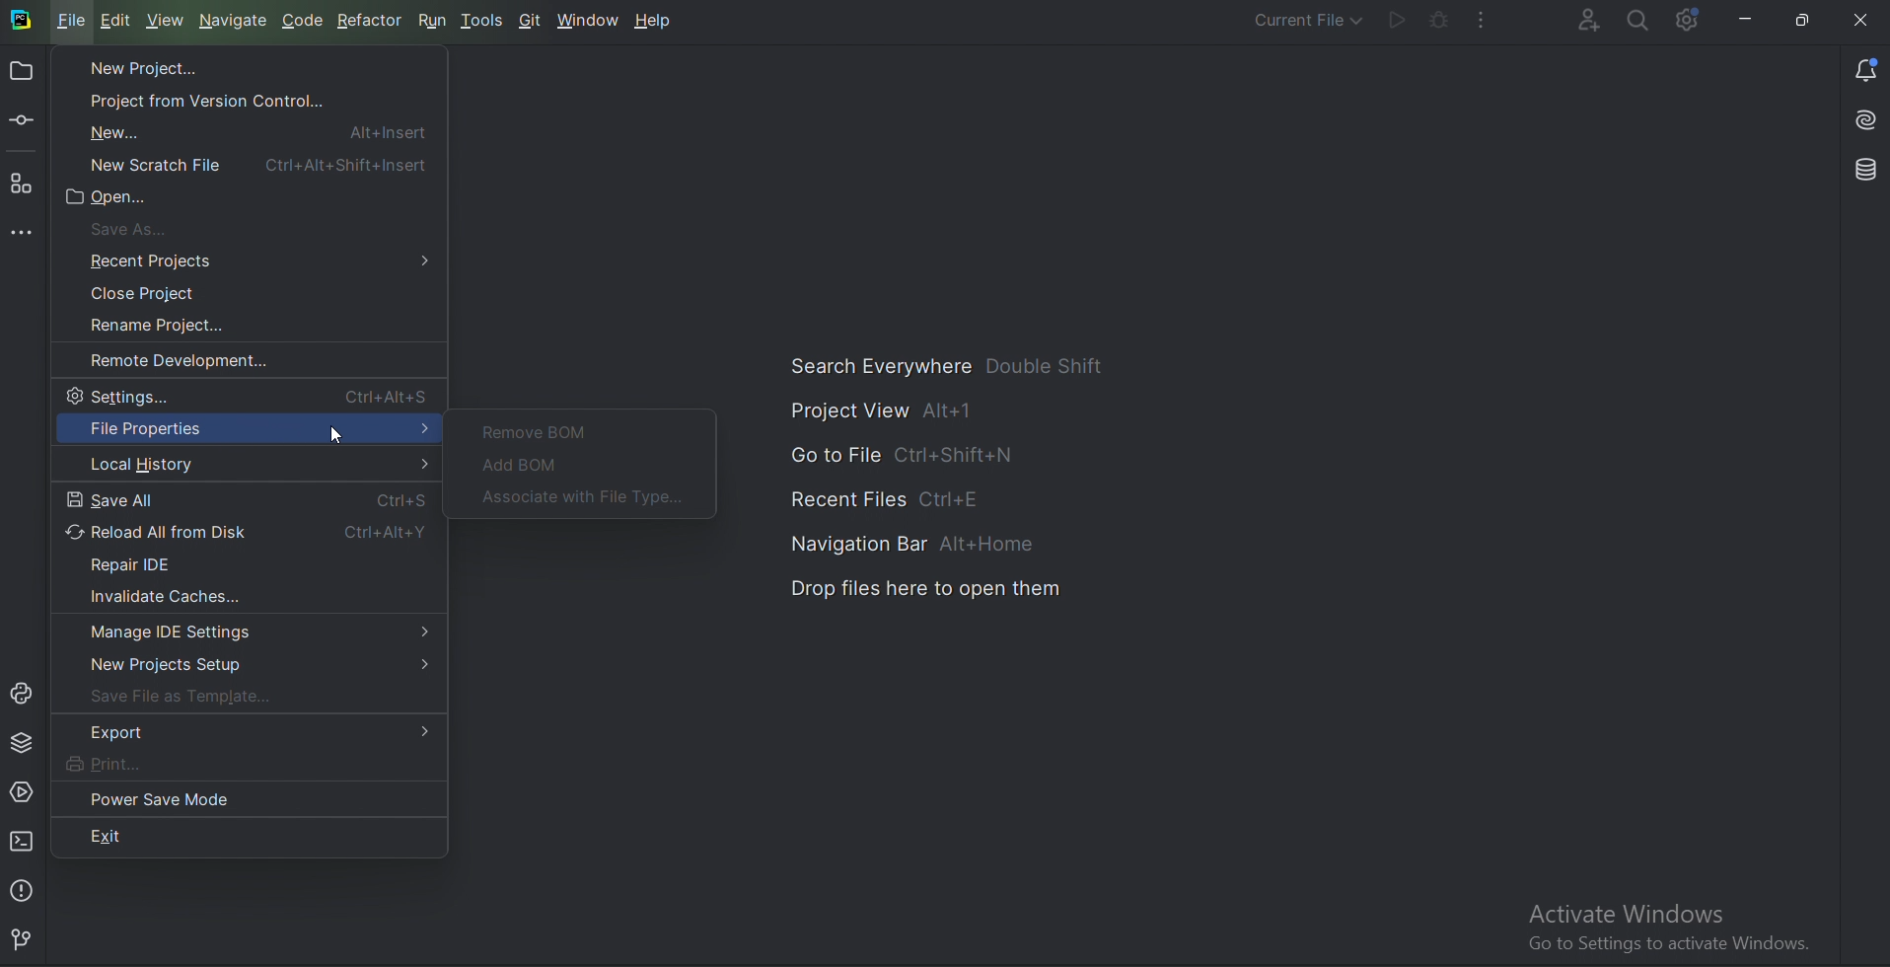  What do you see at coordinates (374, 22) in the screenshot?
I see `Refactor` at bounding box center [374, 22].